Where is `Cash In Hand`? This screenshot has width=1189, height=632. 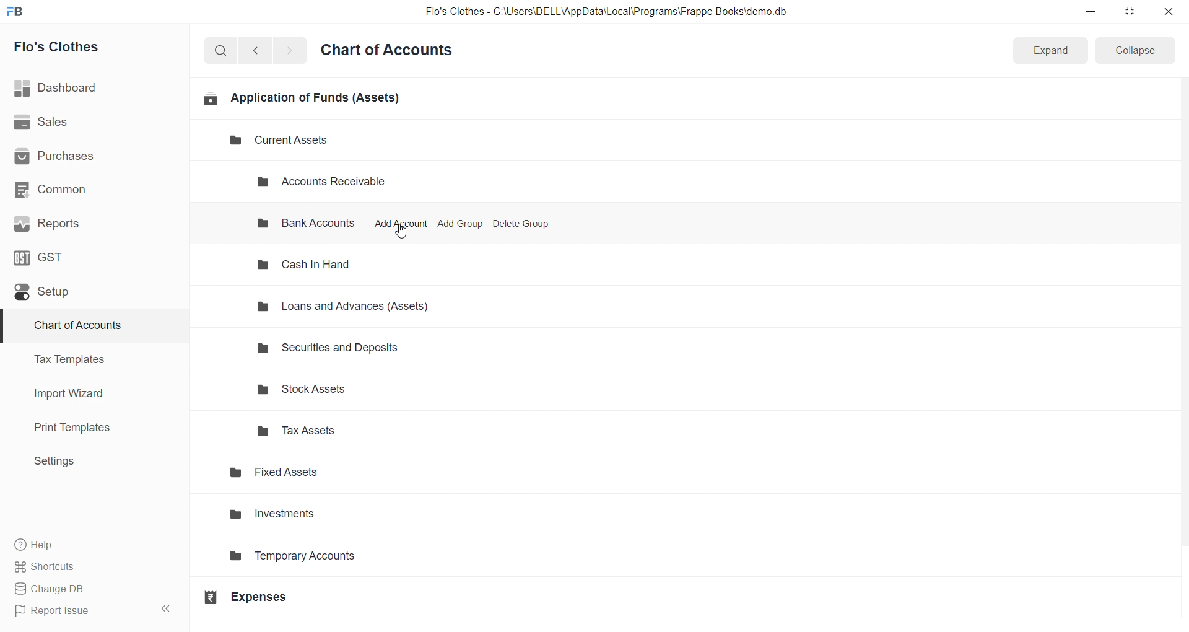
Cash In Hand is located at coordinates (311, 265).